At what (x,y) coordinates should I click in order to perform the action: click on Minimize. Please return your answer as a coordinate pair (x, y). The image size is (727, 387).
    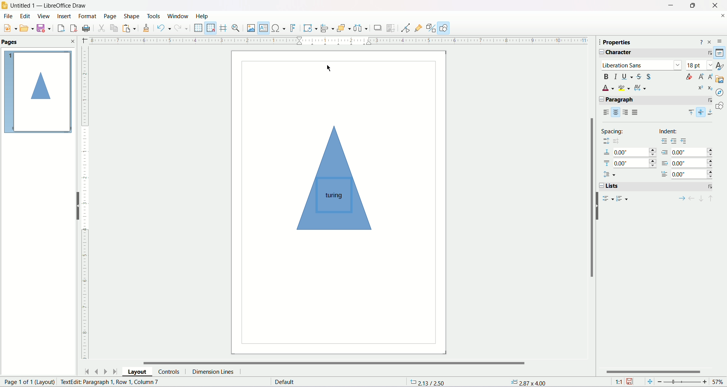
    Looking at the image, I should click on (671, 5).